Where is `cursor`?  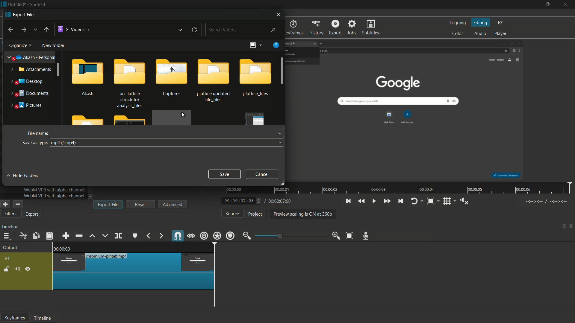 cursor is located at coordinates (184, 114).